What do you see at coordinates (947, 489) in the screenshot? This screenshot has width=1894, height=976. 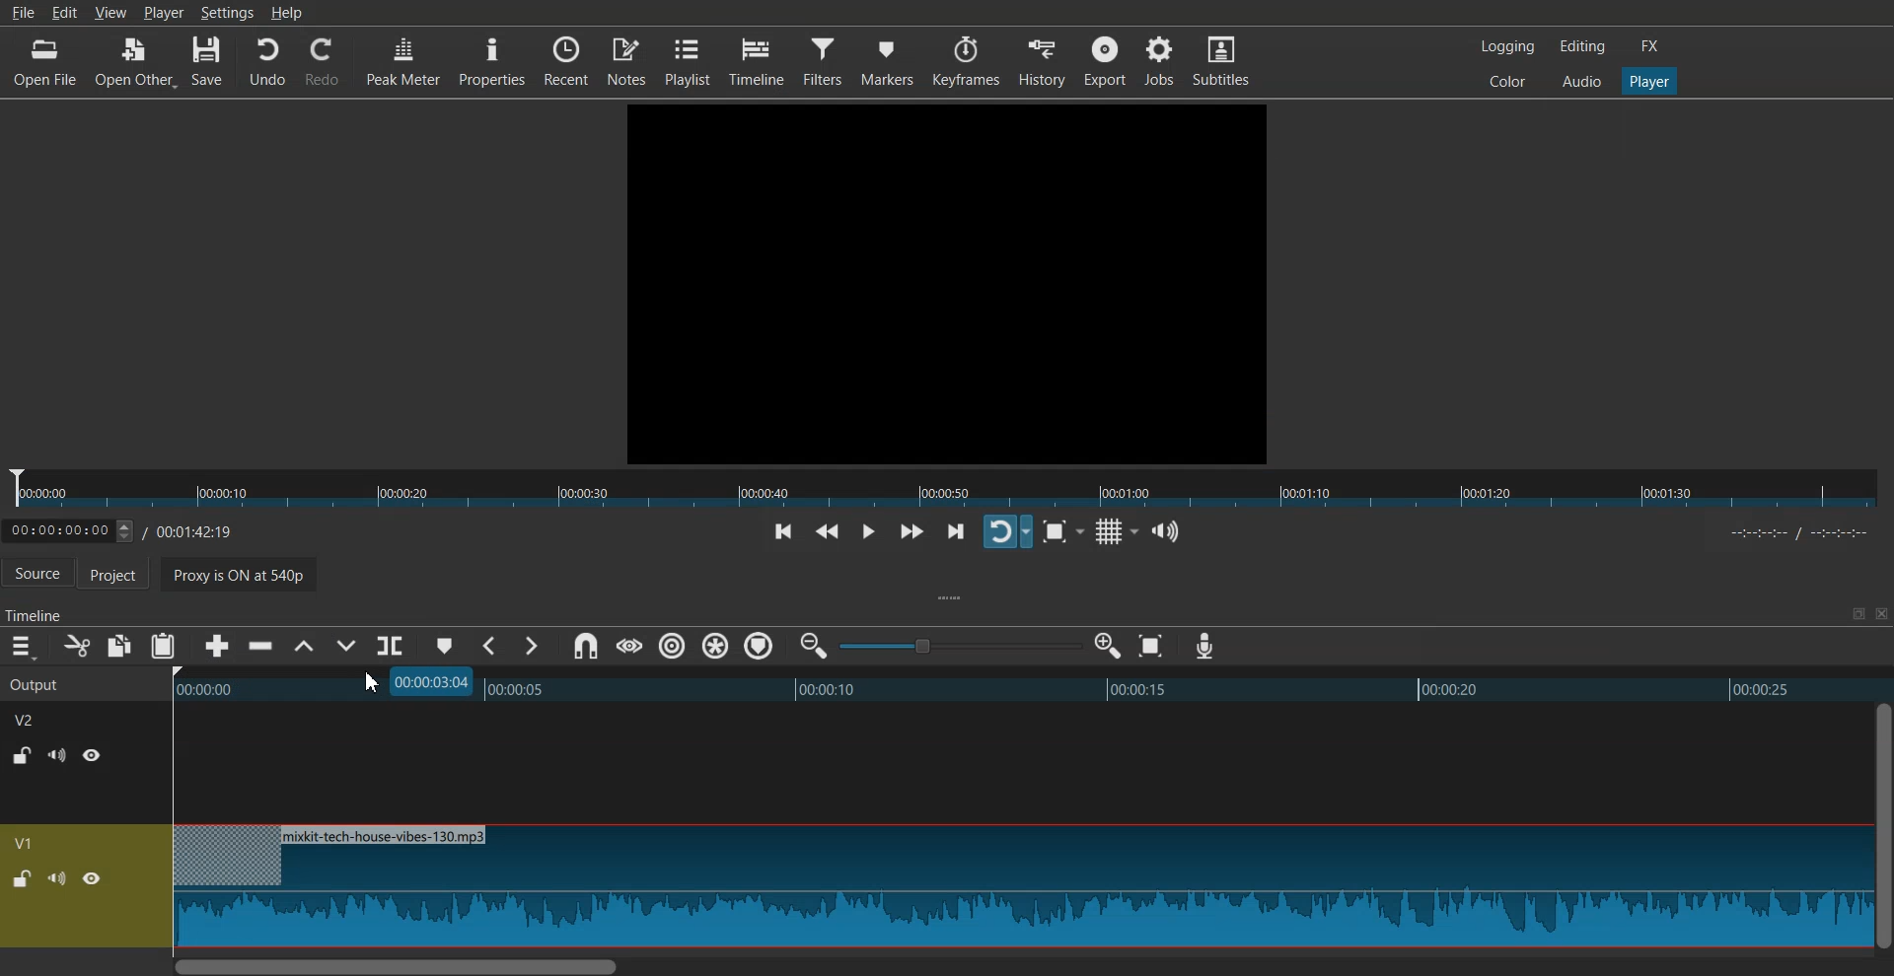 I see `Slider` at bounding box center [947, 489].